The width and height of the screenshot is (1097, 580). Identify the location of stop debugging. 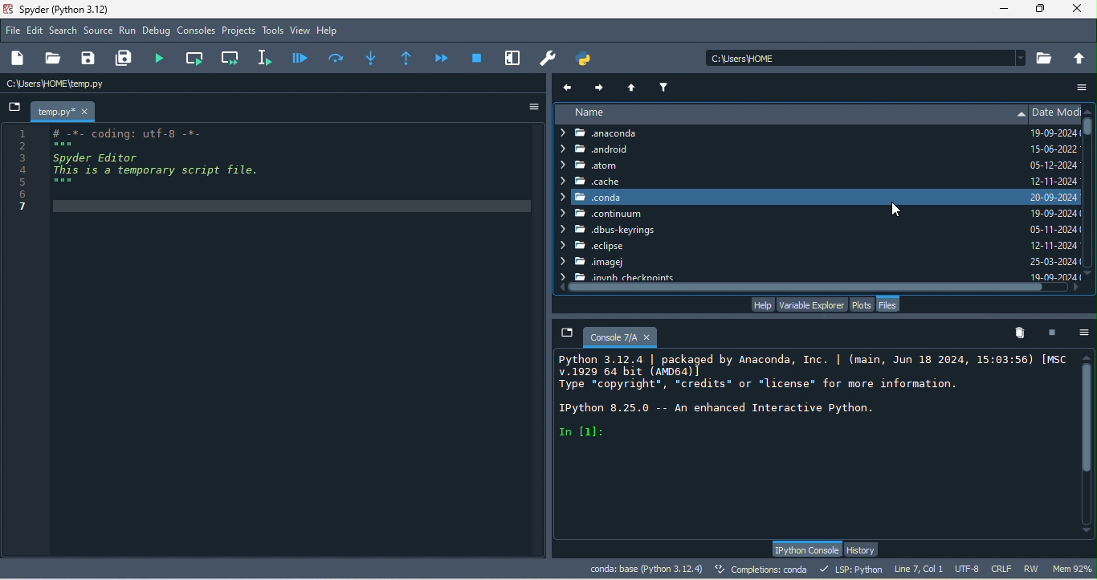
(477, 57).